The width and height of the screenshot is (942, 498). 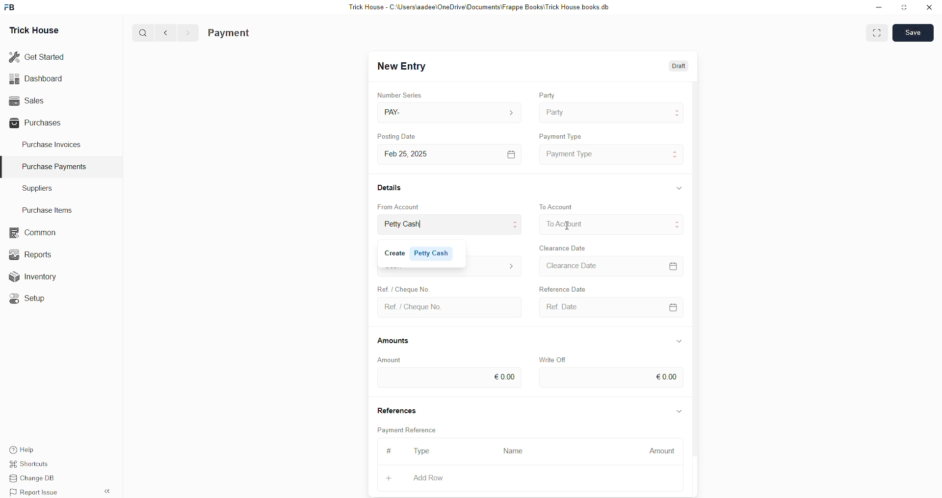 What do you see at coordinates (412, 225) in the screenshot?
I see `From Account` at bounding box center [412, 225].